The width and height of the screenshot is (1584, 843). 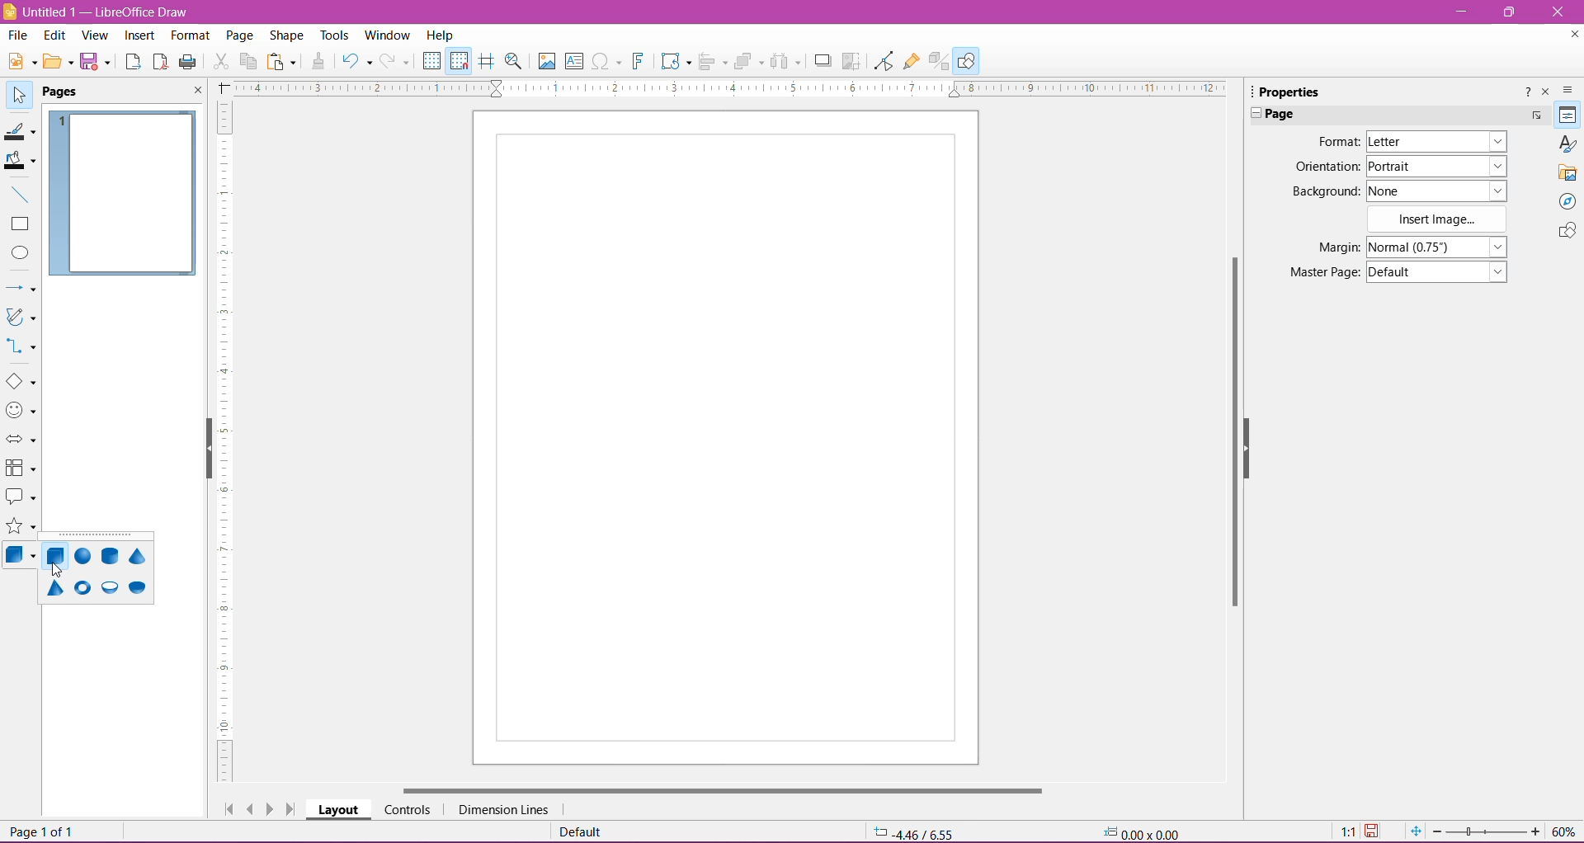 What do you see at coordinates (407, 810) in the screenshot?
I see `Controls` at bounding box center [407, 810].